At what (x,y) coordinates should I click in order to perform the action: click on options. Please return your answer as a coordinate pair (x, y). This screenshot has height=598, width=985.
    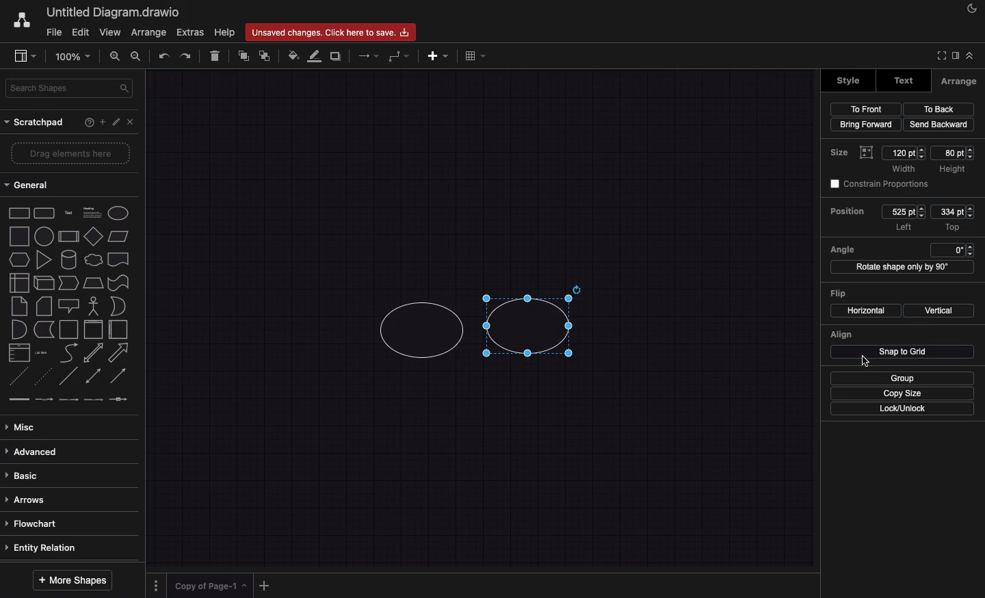
    Looking at the image, I should click on (155, 586).